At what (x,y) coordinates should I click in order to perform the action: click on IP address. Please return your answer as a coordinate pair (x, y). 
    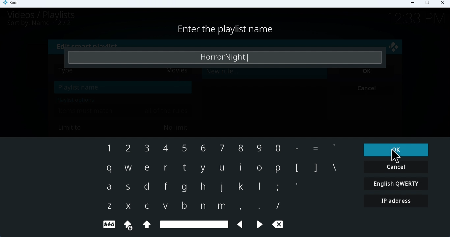
    Looking at the image, I should click on (399, 202).